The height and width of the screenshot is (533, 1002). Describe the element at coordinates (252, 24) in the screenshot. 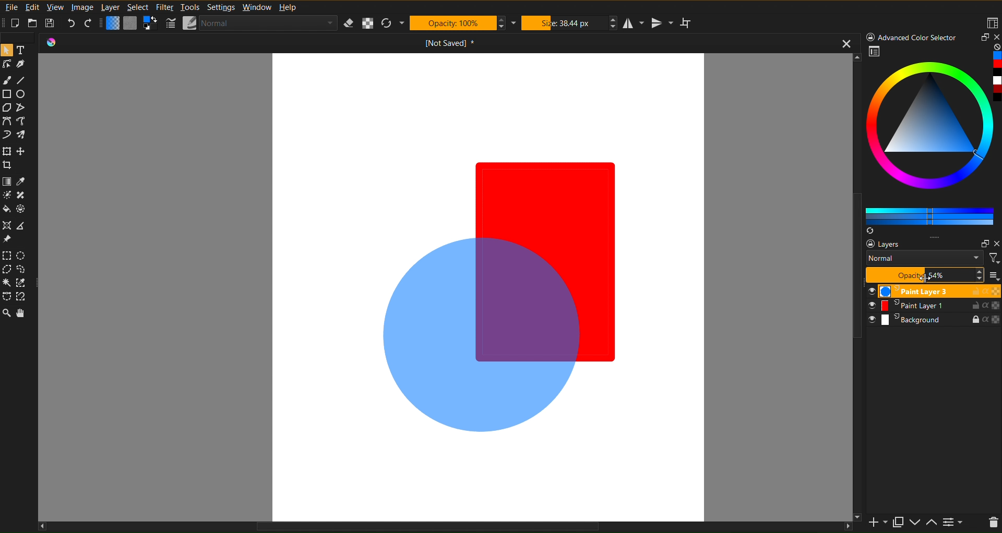

I see `Brush Settings` at that location.